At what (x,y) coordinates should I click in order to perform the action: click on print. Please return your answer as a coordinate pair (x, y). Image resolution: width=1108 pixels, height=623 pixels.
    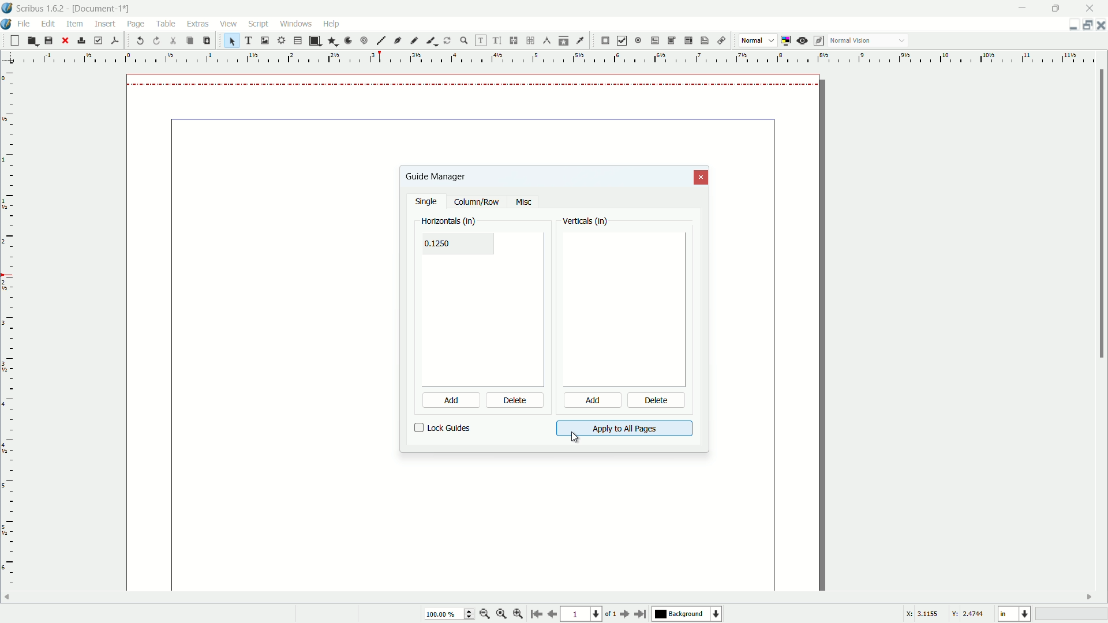
    Looking at the image, I should click on (81, 40).